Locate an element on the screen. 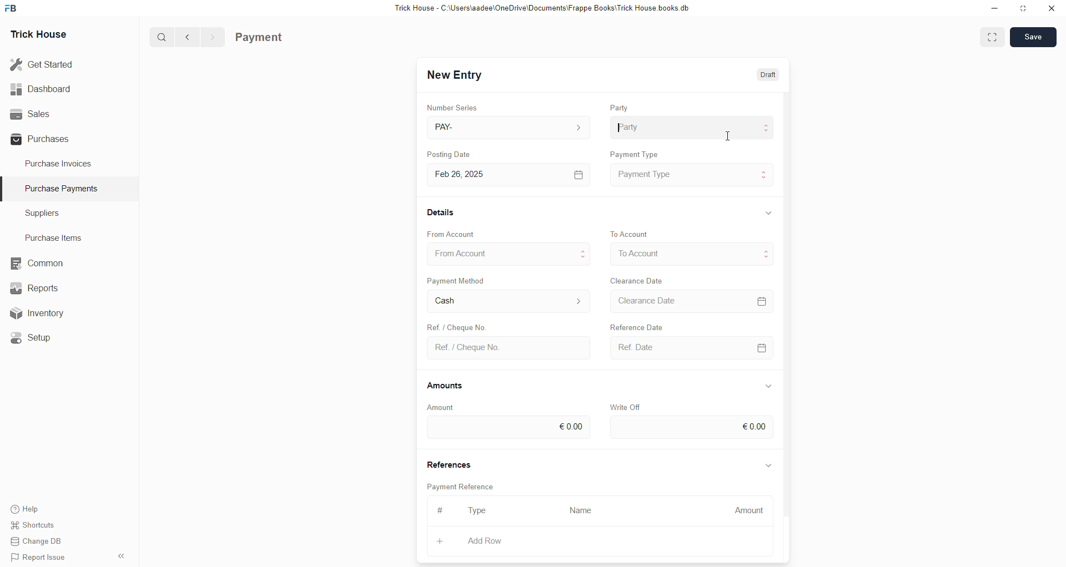 The width and height of the screenshot is (1066, 567). Payment Type is located at coordinates (635, 153).